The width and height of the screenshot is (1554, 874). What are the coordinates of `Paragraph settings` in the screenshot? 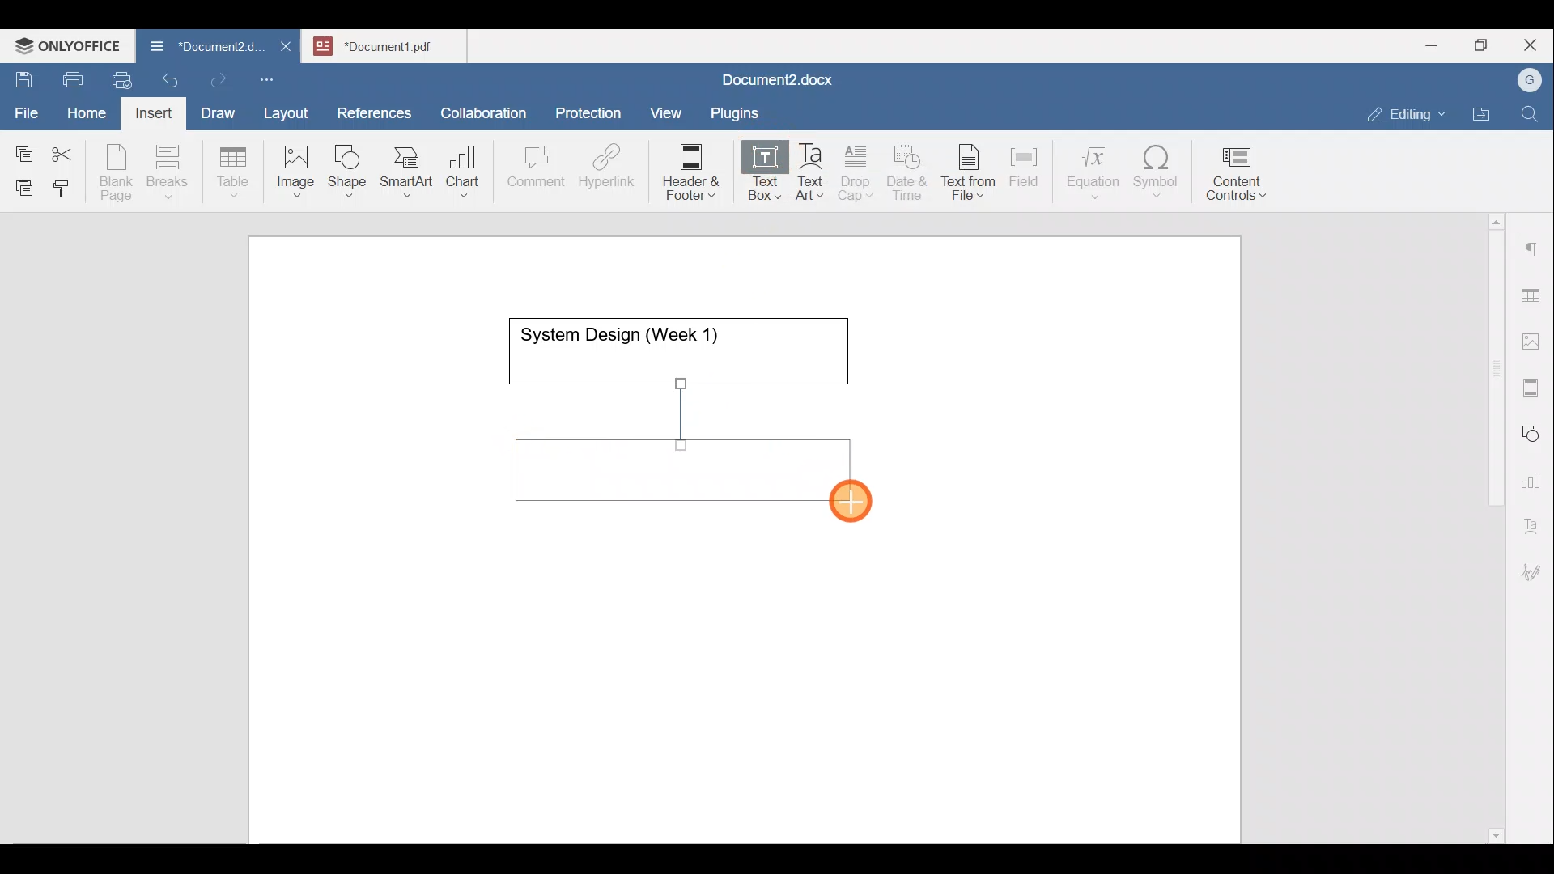 It's located at (1533, 242).